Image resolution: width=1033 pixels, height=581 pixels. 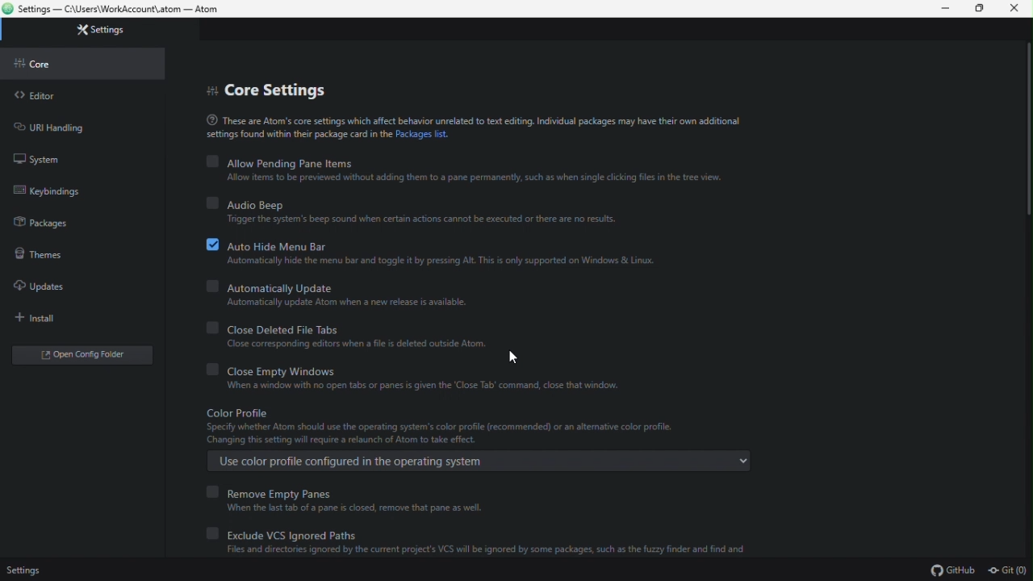 What do you see at coordinates (121, 10) in the screenshot?
I see `Settings - C:\users\workAccount\.atom - Atom` at bounding box center [121, 10].